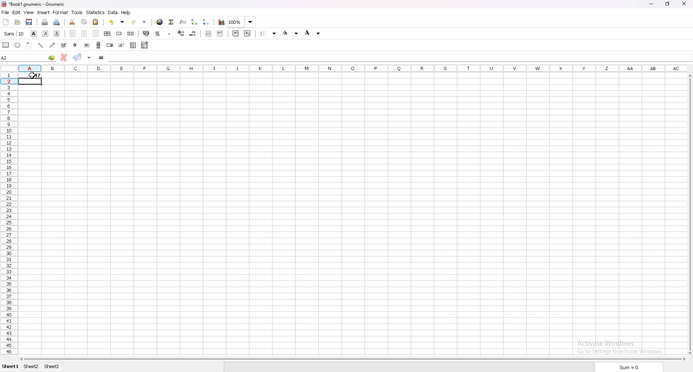 This screenshot has width=693, height=372. I want to click on percentage, so click(158, 34).